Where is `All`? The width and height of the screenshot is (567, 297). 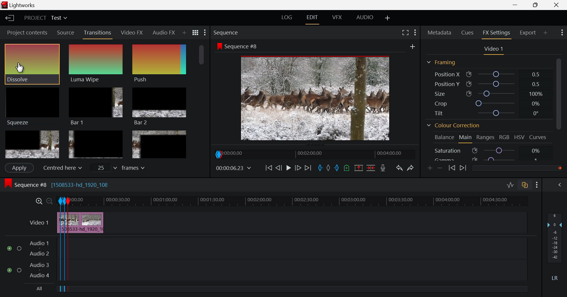 All is located at coordinates (41, 289).